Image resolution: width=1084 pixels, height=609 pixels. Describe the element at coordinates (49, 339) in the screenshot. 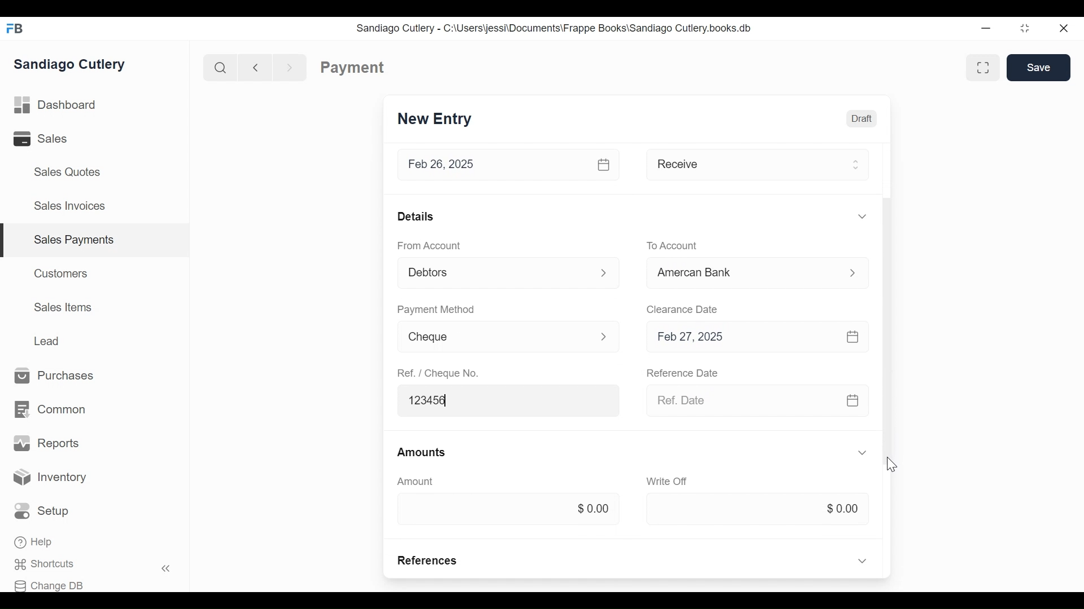

I see `Lead` at that location.